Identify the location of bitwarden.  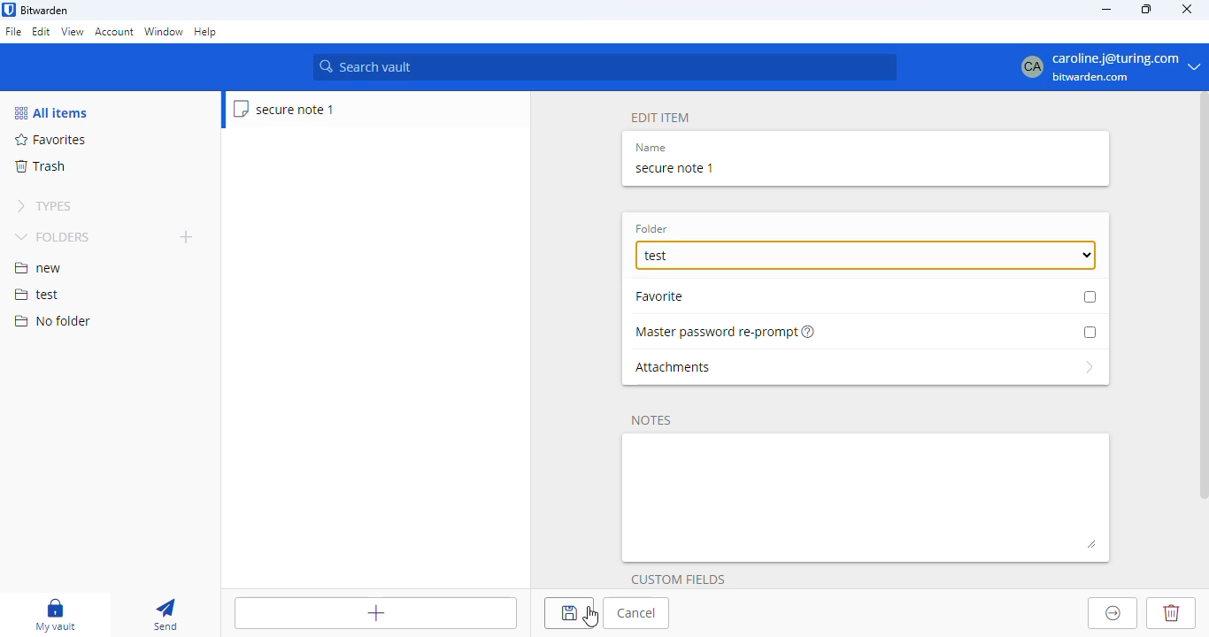
(45, 11).